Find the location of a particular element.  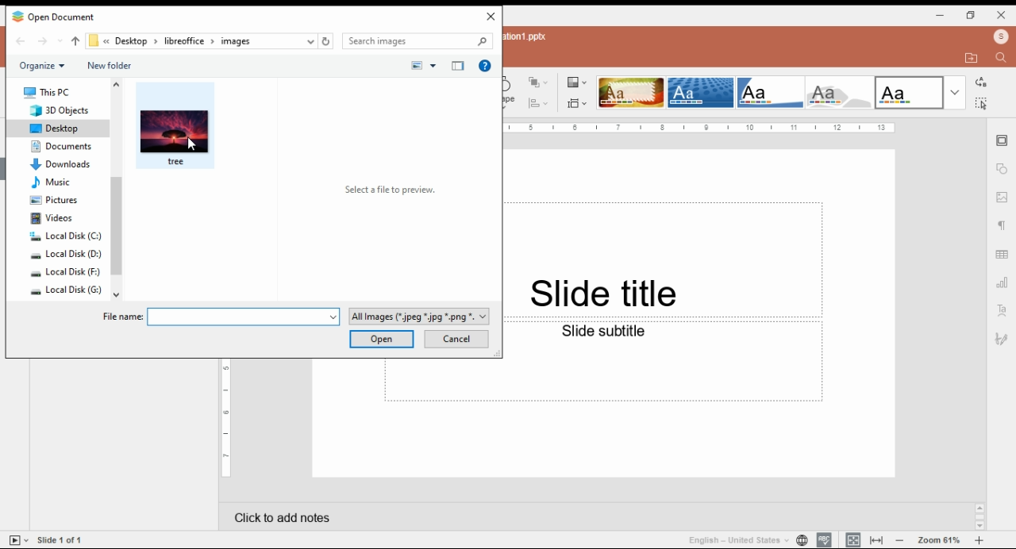

fit to width is located at coordinates (877, 539).